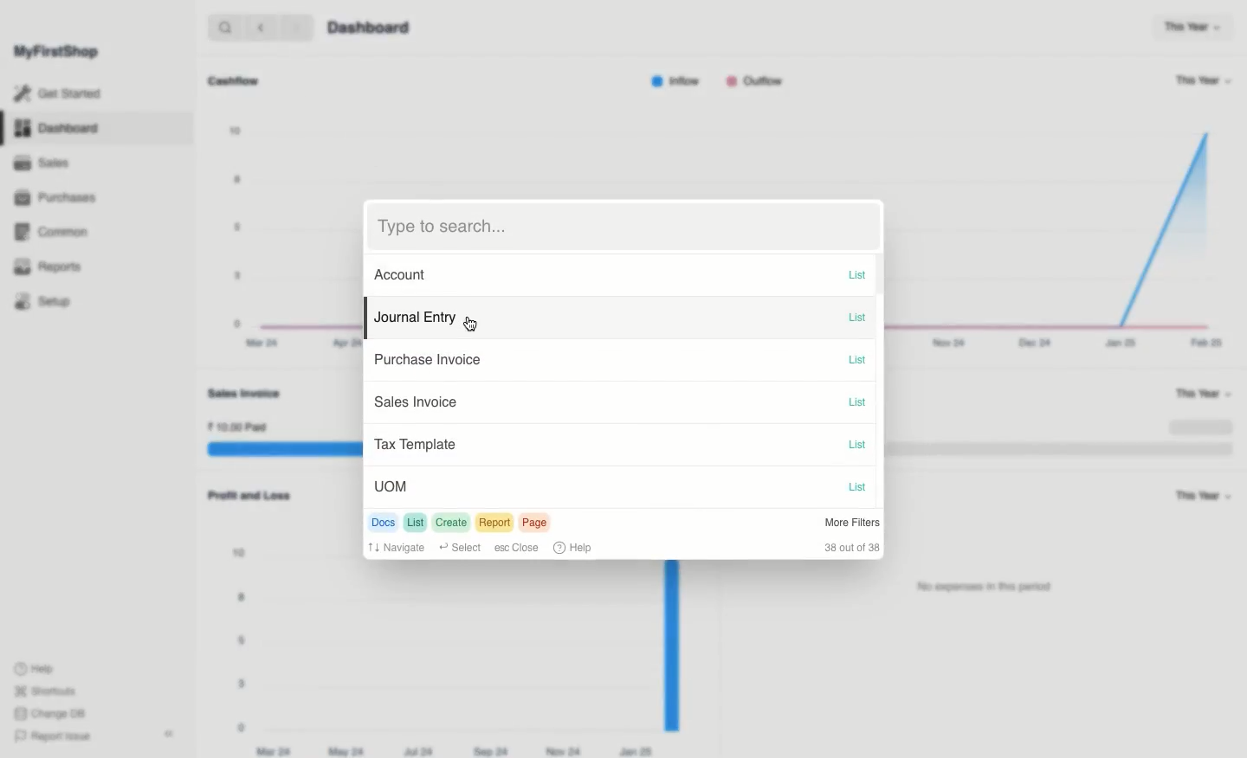 This screenshot has width=1247, height=758. I want to click on Page, so click(533, 522).